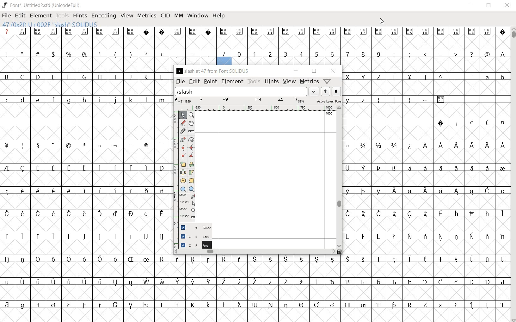 Image resolution: width=516 pixels, height=322 pixels. I want to click on TOOLS, so click(62, 16).